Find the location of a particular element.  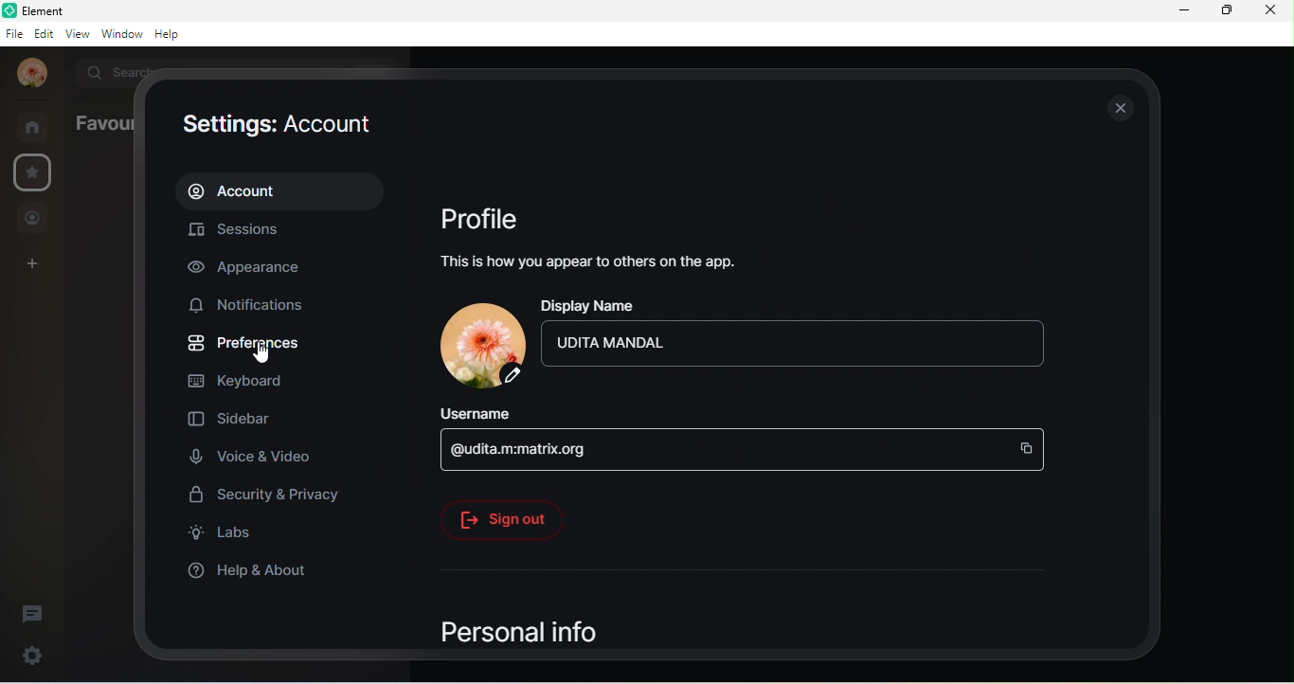

personal info is located at coordinates (553, 634).